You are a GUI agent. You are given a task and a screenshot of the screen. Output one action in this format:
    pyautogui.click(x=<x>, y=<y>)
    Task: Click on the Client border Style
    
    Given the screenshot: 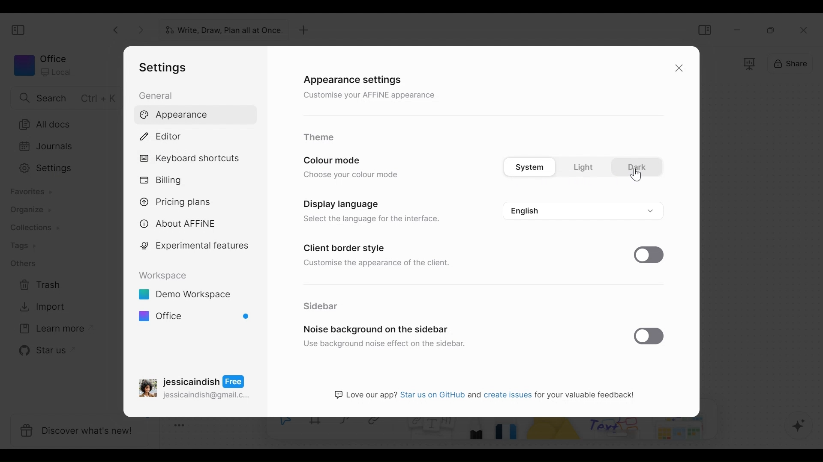 What is the action you would take?
    pyautogui.click(x=376, y=255)
    